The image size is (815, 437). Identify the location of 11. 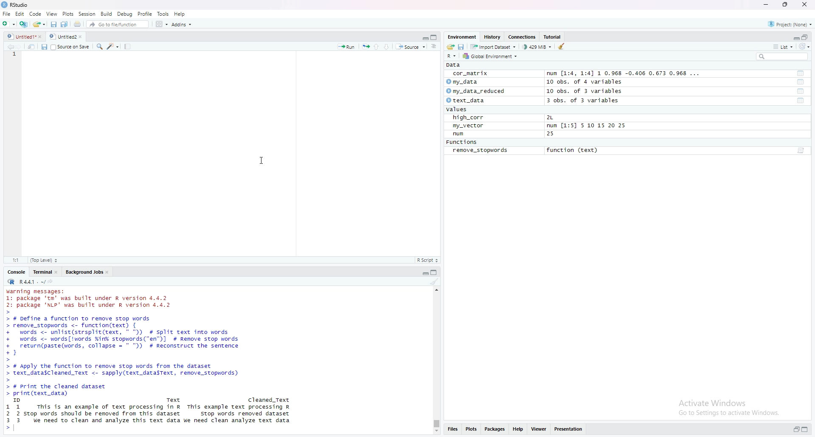
(15, 260).